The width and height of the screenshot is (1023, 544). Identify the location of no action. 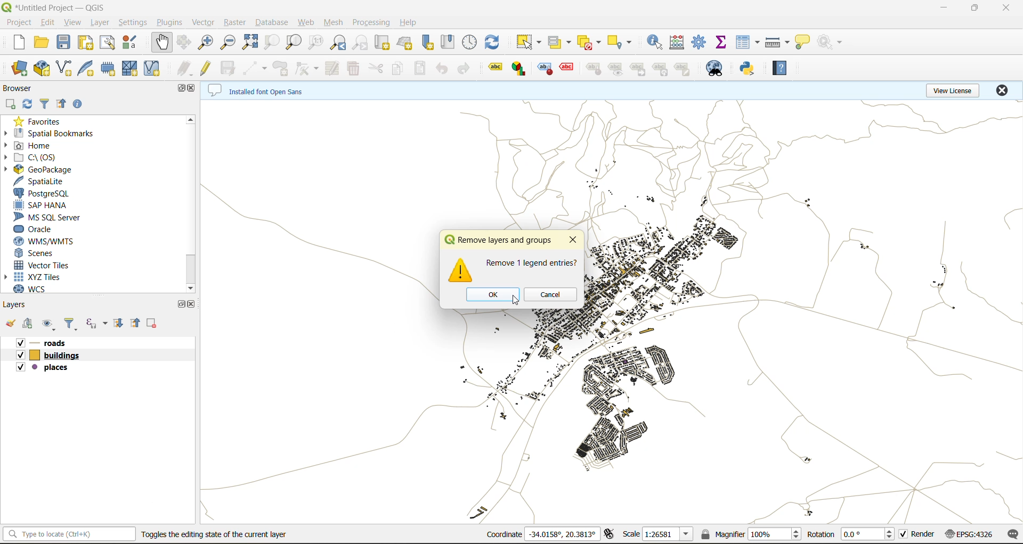
(832, 43).